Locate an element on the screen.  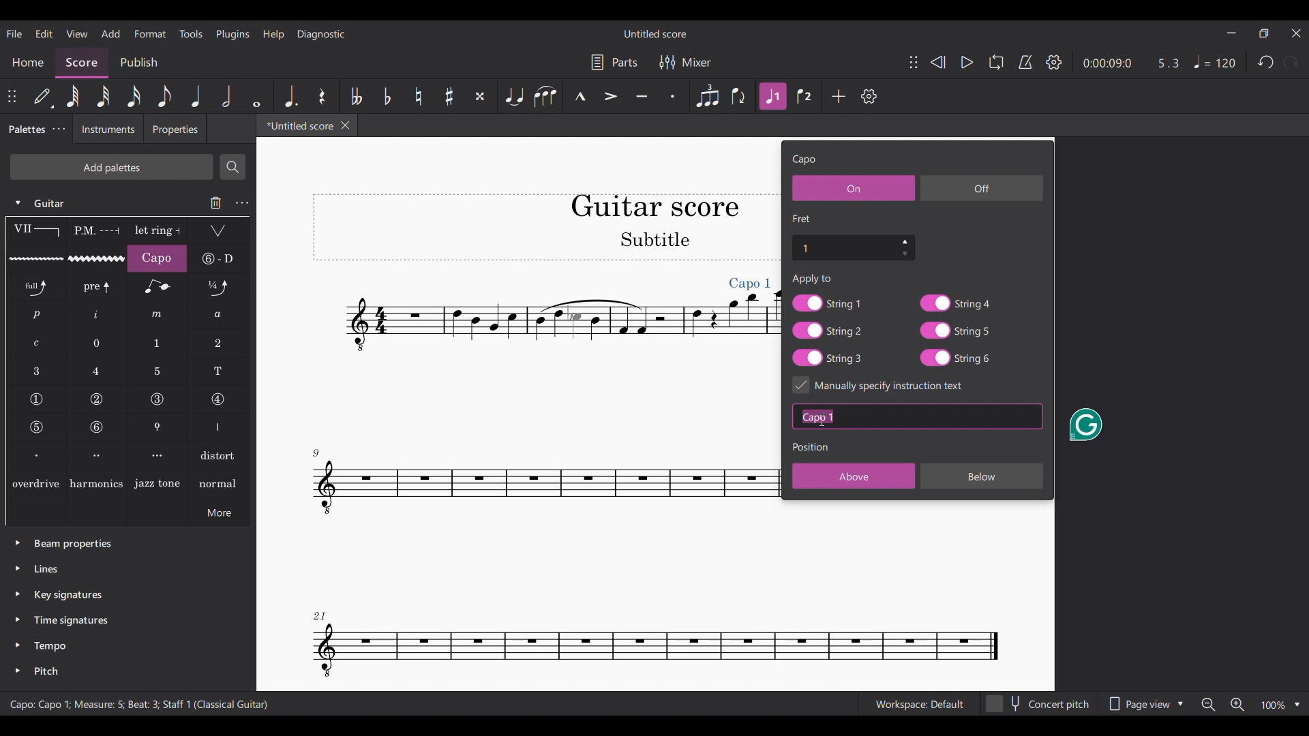
Rewind is located at coordinates (938, 62).